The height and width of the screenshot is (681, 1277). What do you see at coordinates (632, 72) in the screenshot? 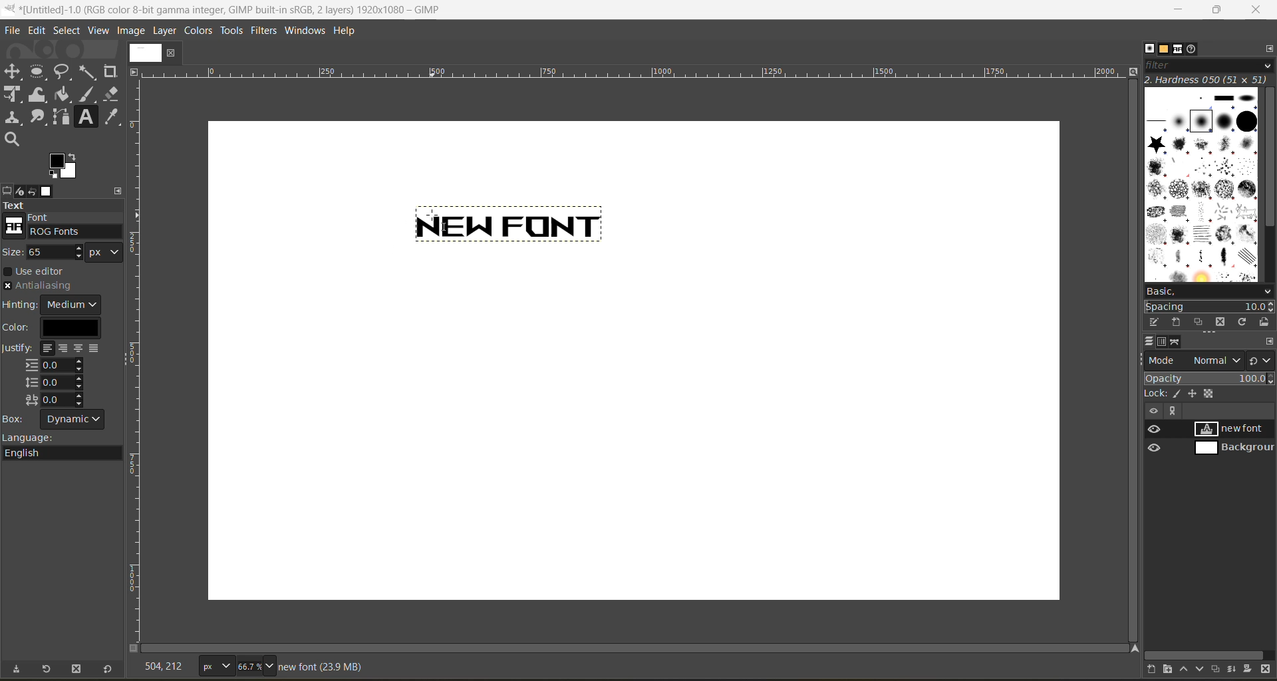
I see `scale` at bounding box center [632, 72].